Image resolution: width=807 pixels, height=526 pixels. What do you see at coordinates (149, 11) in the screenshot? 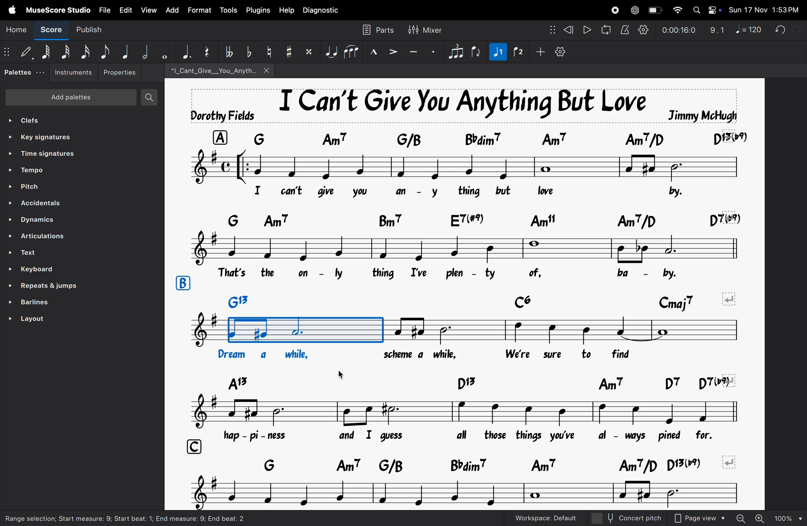
I see `view` at bounding box center [149, 11].